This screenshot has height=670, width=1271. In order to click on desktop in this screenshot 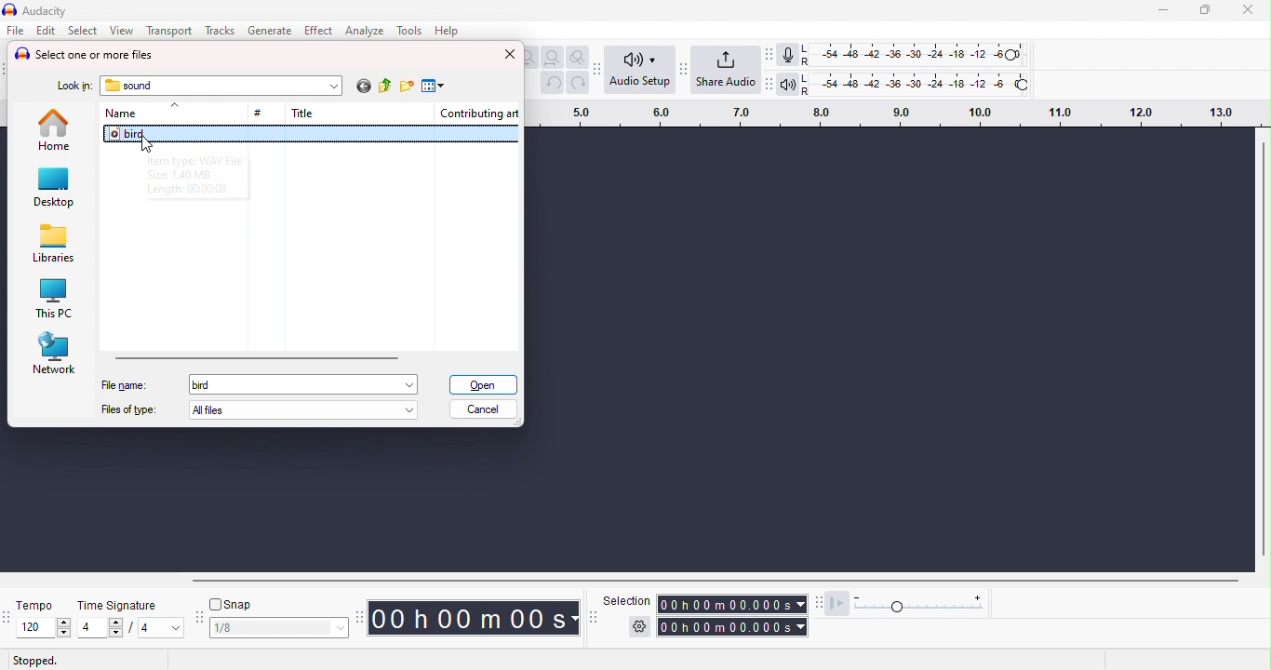, I will do `click(55, 188)`.